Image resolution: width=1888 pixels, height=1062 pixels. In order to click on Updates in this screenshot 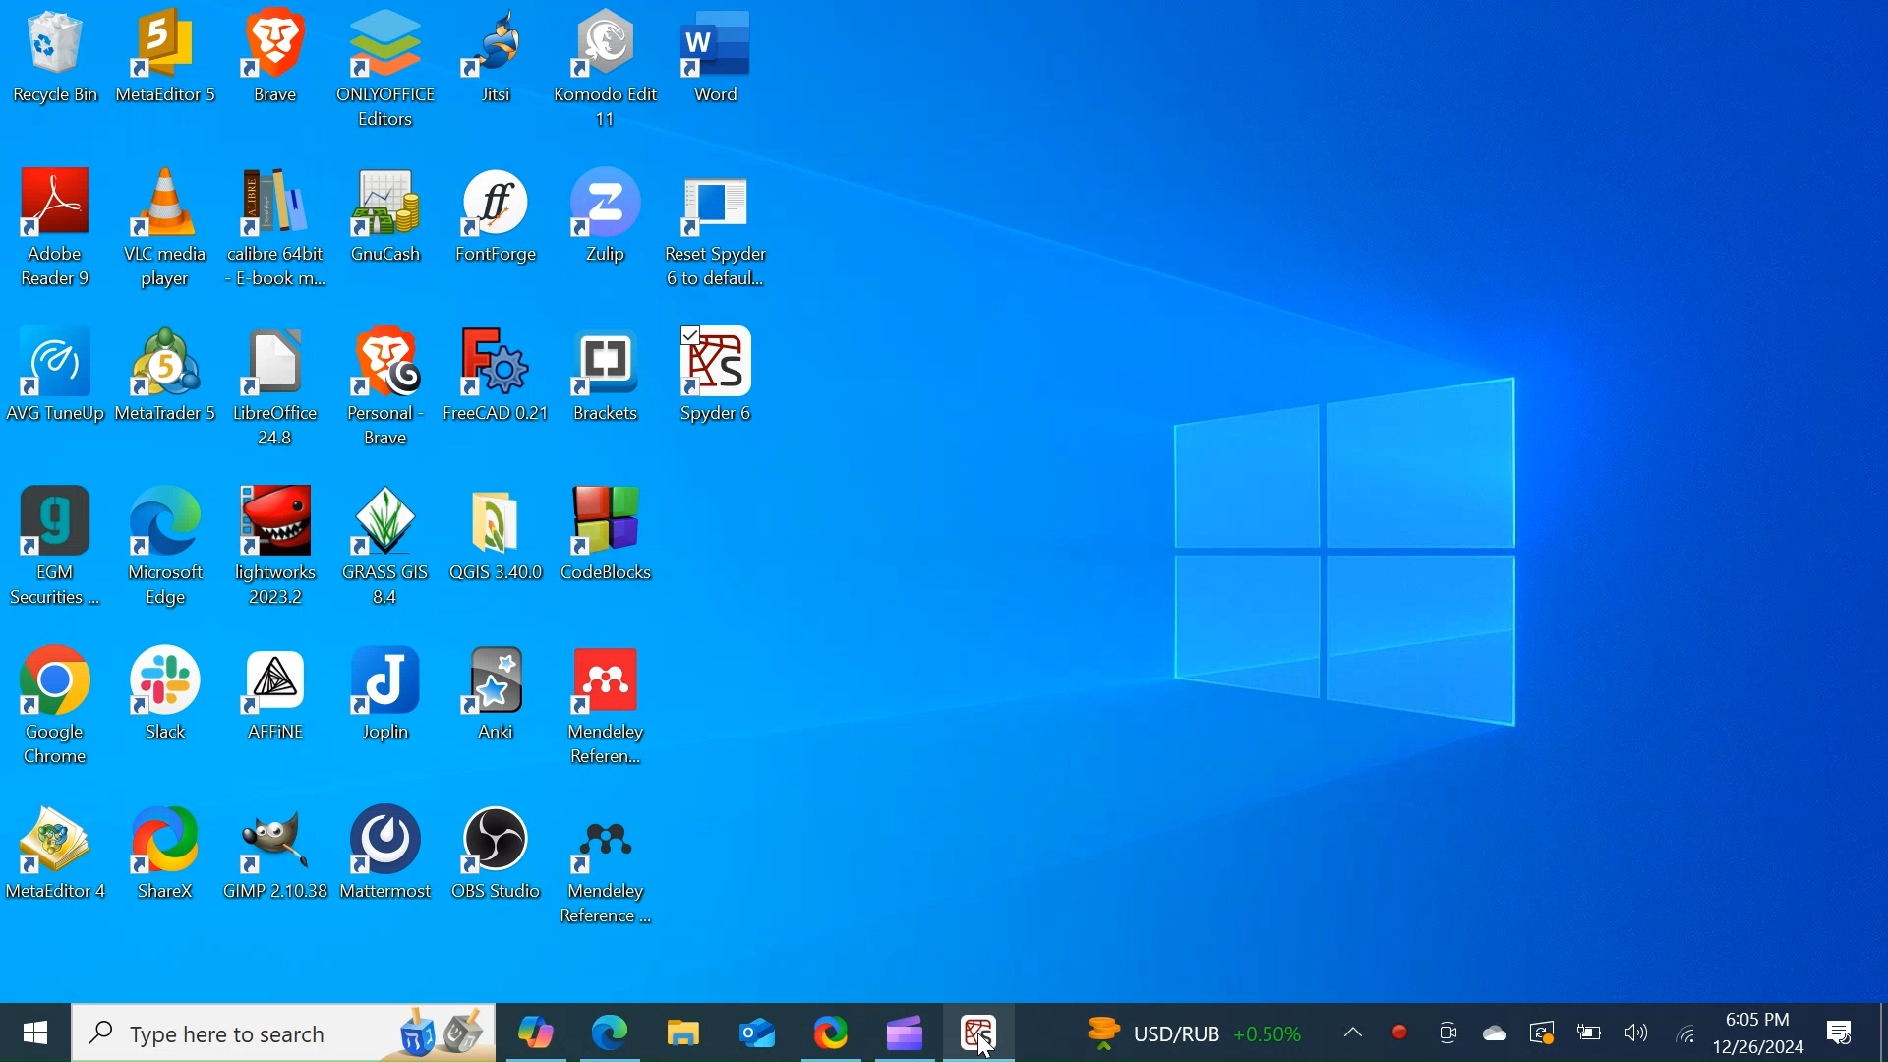, I will do `click(1217, 1030)`.